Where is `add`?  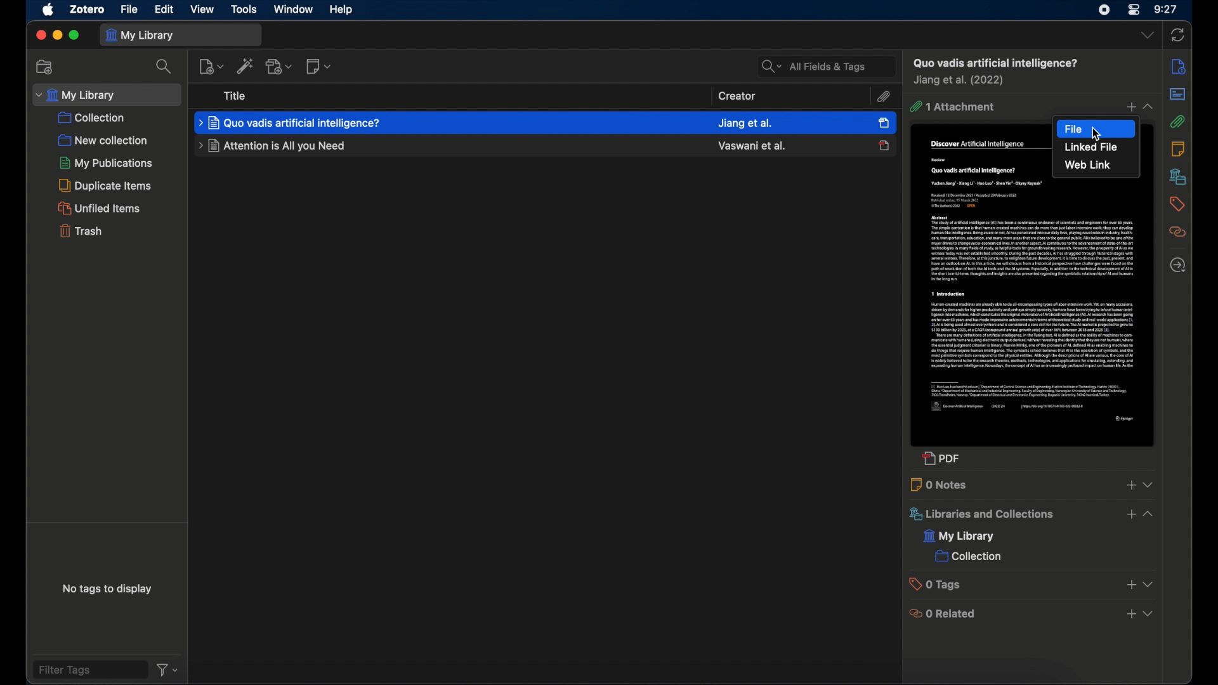
add is located at coordinates (1130, 615).